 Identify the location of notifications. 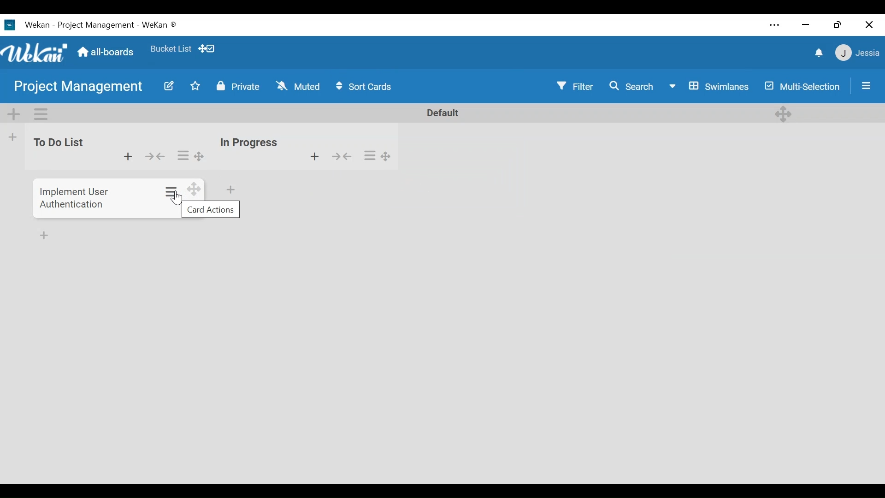
(817, 53).